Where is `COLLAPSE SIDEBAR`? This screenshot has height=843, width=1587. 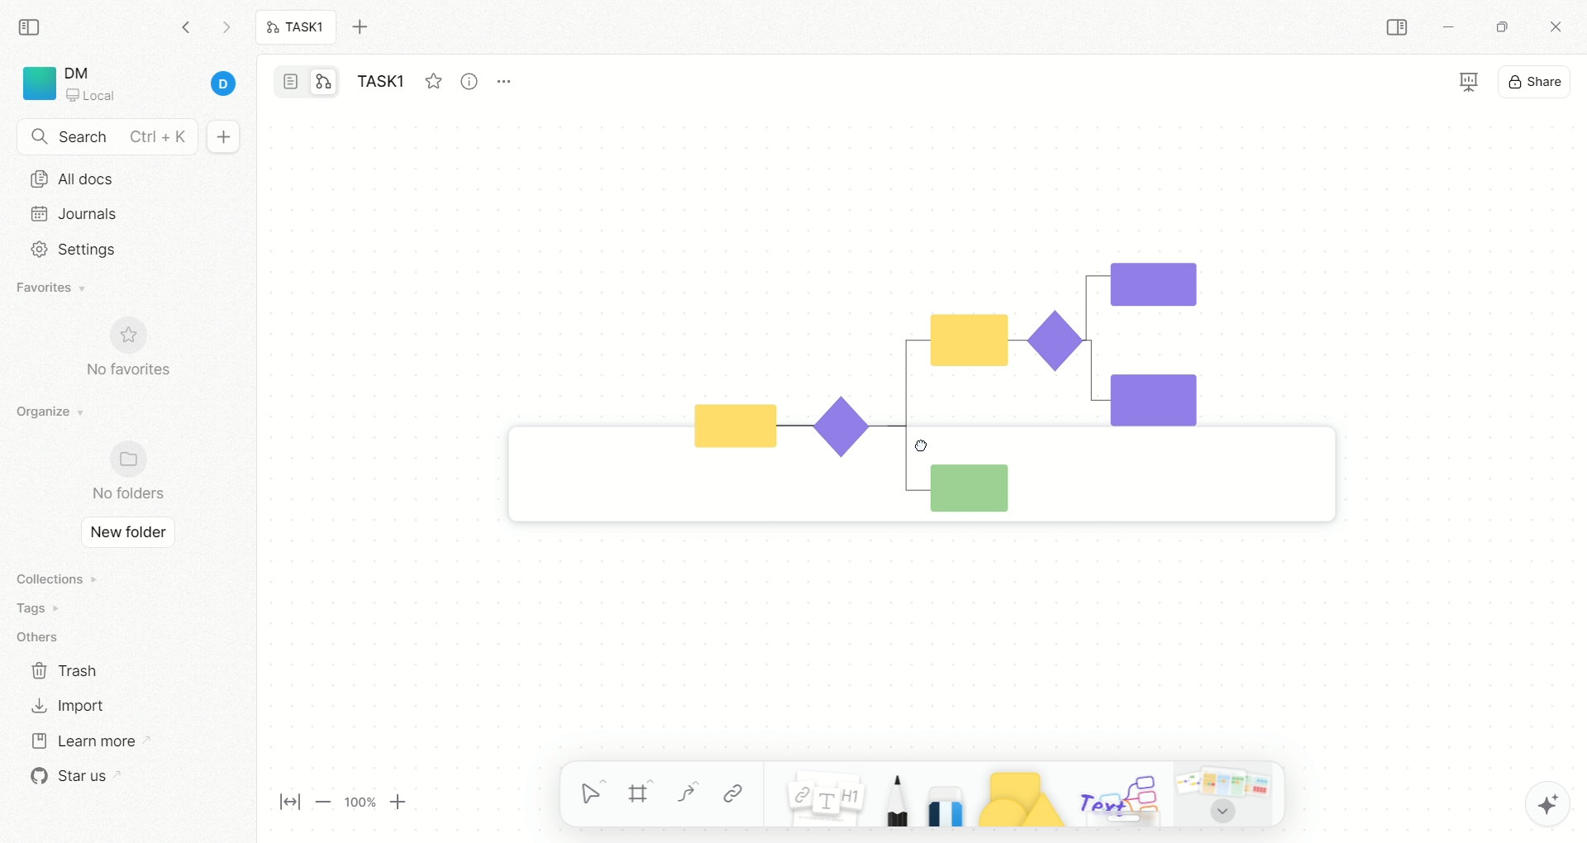 COLLAPSE SIDEBAR is located at coordinates (1398, 28).